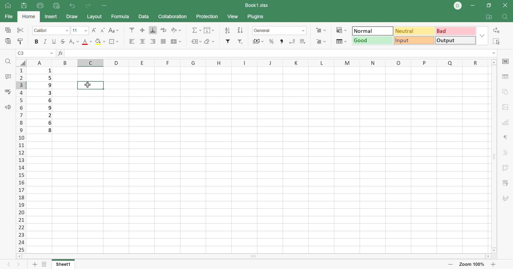 The height and width of the screenshot is (269, 513). Describe the element at coordinates (8, 62) in the screenshot. I see `Find` at that location.